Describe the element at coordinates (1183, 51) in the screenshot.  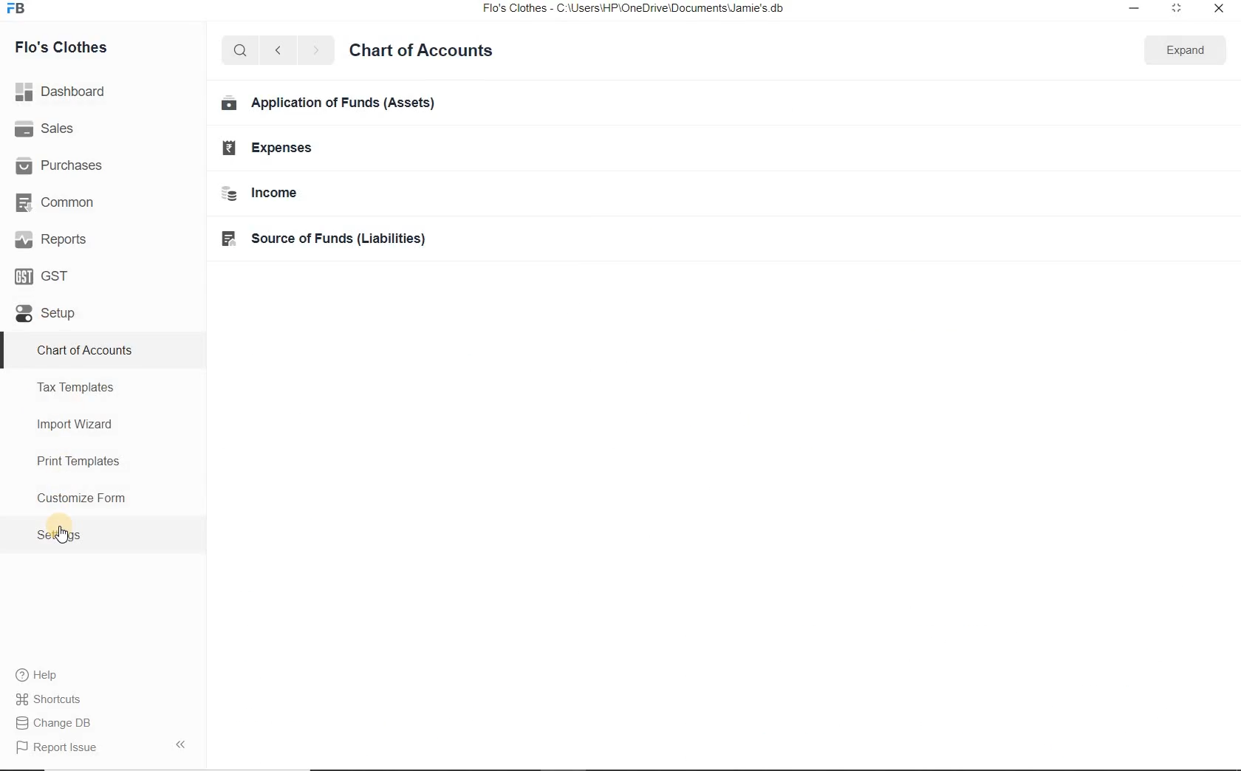
I see `Expand` at that location.